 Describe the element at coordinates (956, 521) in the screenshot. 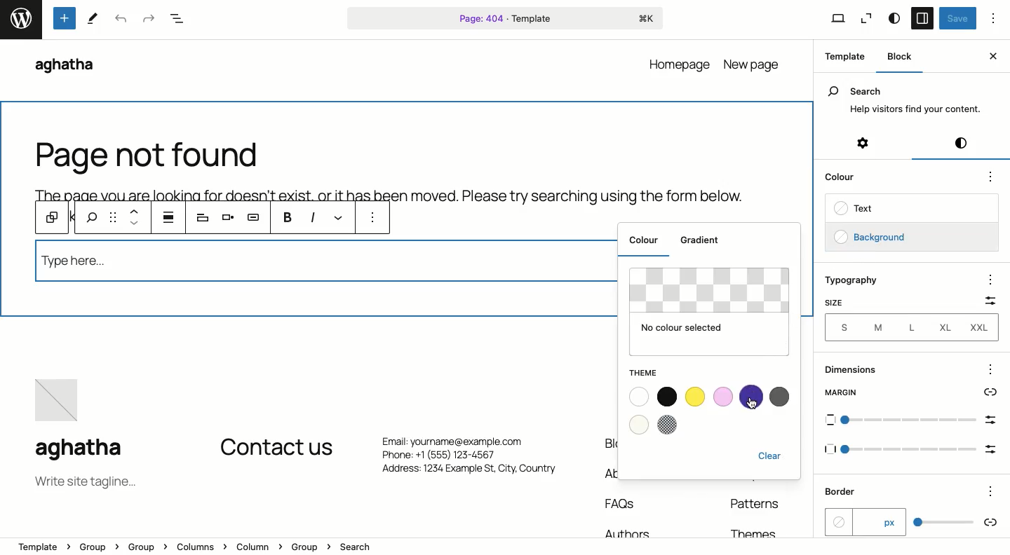

I see `scale` at that location.